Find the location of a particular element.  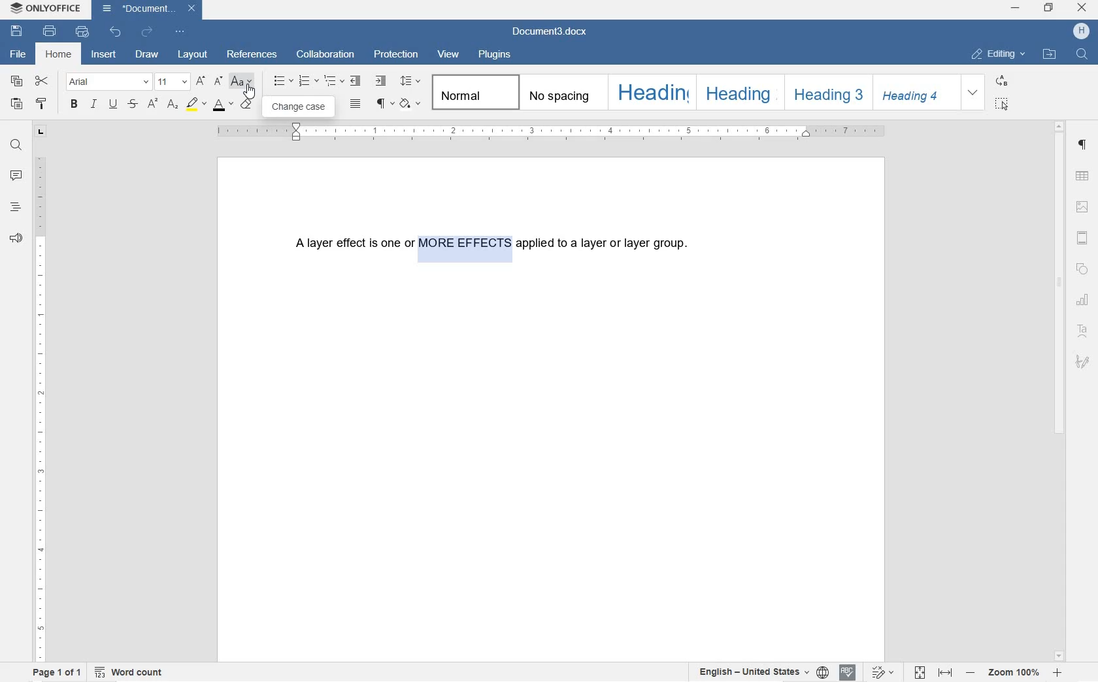

PAGE 1 OF 1 is located at coordinates (57, 673).